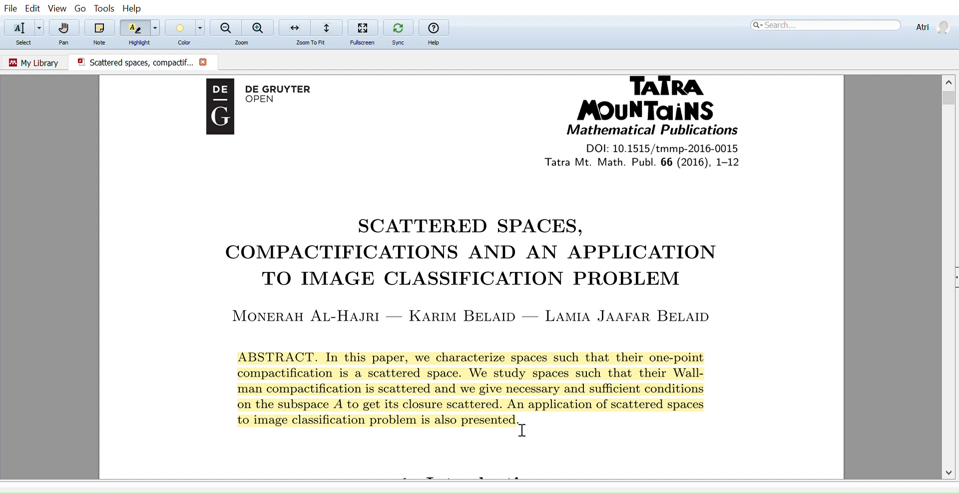 The width and height of the screenshot is (959, 493). I want to click on Move down, so click(950, 472).